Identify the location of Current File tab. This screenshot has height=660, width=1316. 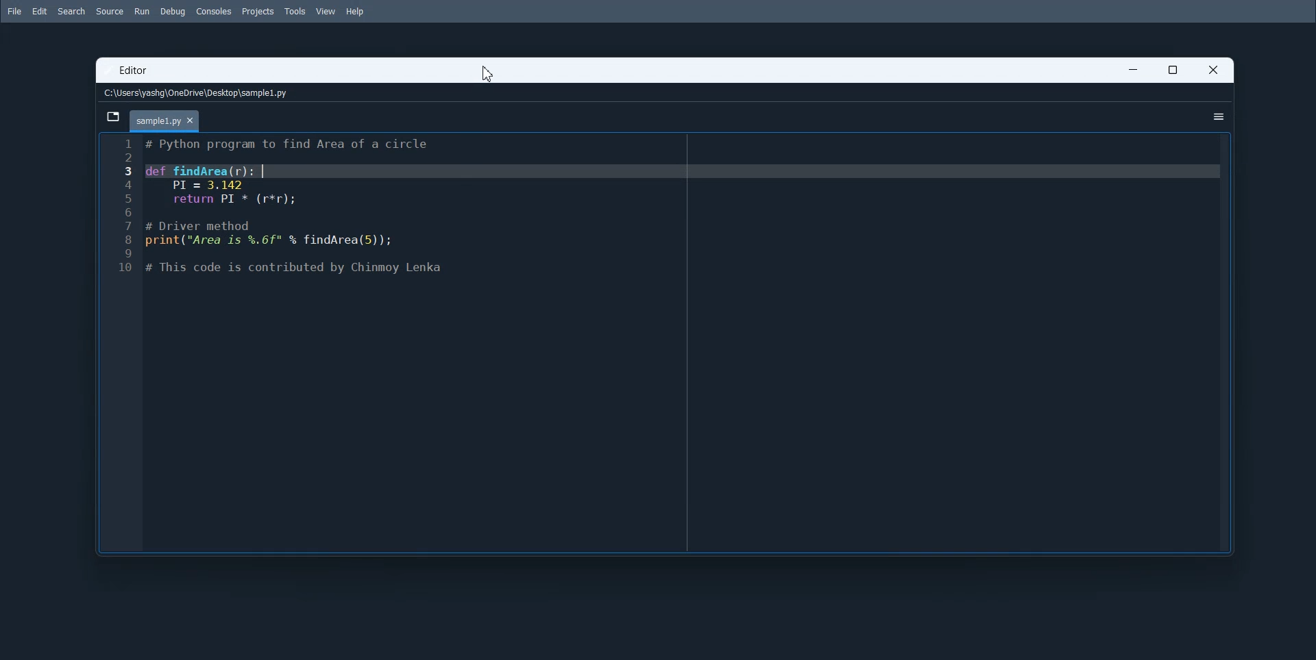
(165, 121).